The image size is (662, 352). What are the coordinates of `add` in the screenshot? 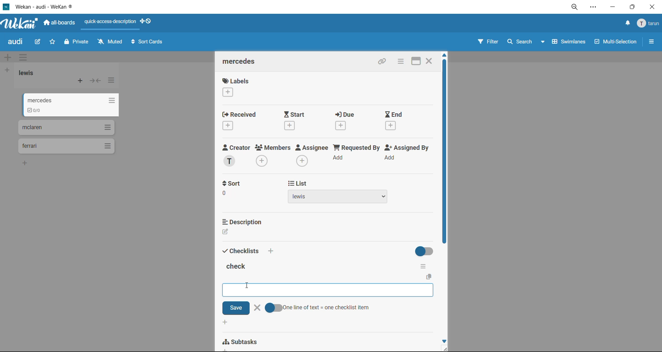 It's located at (273, 252).